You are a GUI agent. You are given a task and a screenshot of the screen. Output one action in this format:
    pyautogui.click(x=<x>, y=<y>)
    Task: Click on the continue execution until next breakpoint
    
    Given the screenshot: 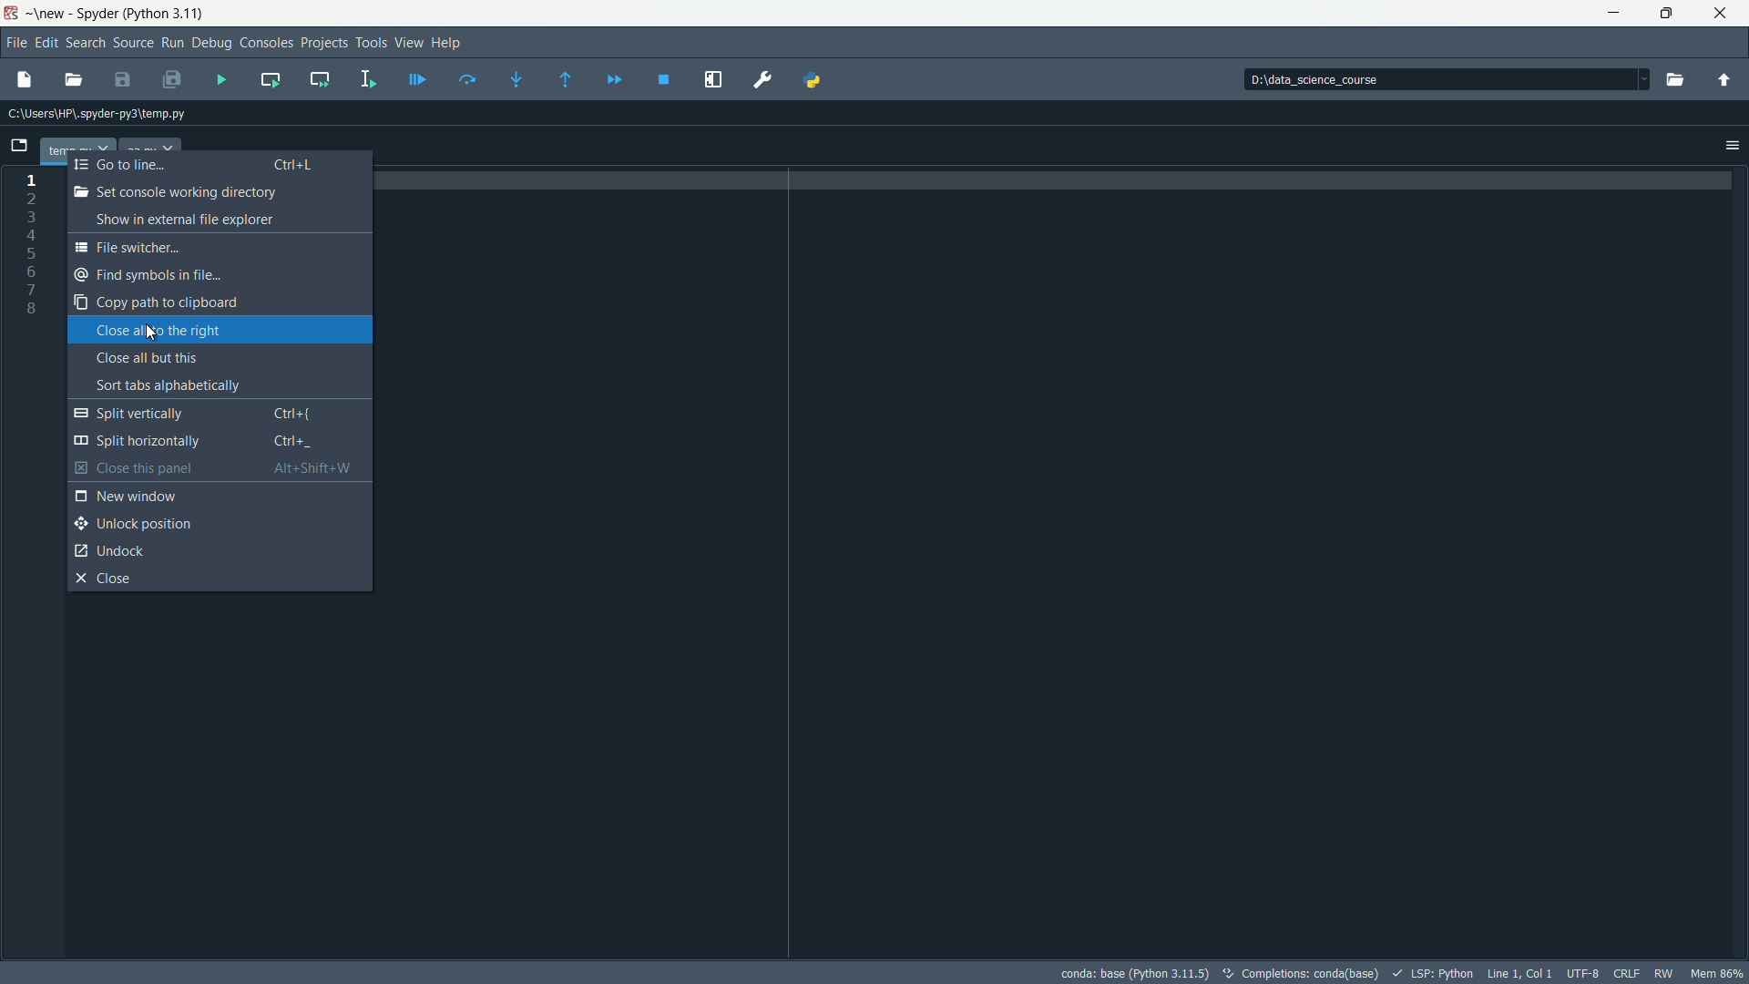 What is the action you would take?
    pyautogui.click(x=619, y=78)
    